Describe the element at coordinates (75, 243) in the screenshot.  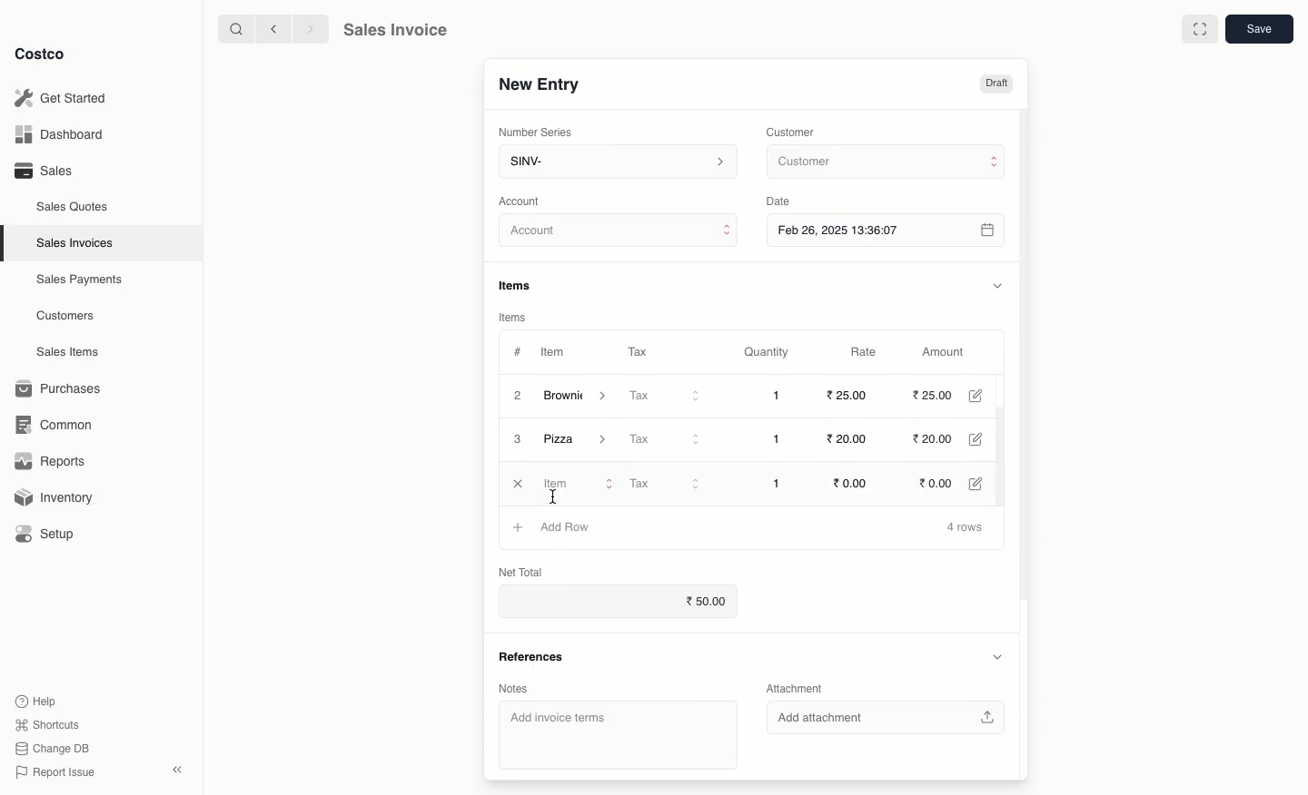
I see `Sales Invoices` at that location.